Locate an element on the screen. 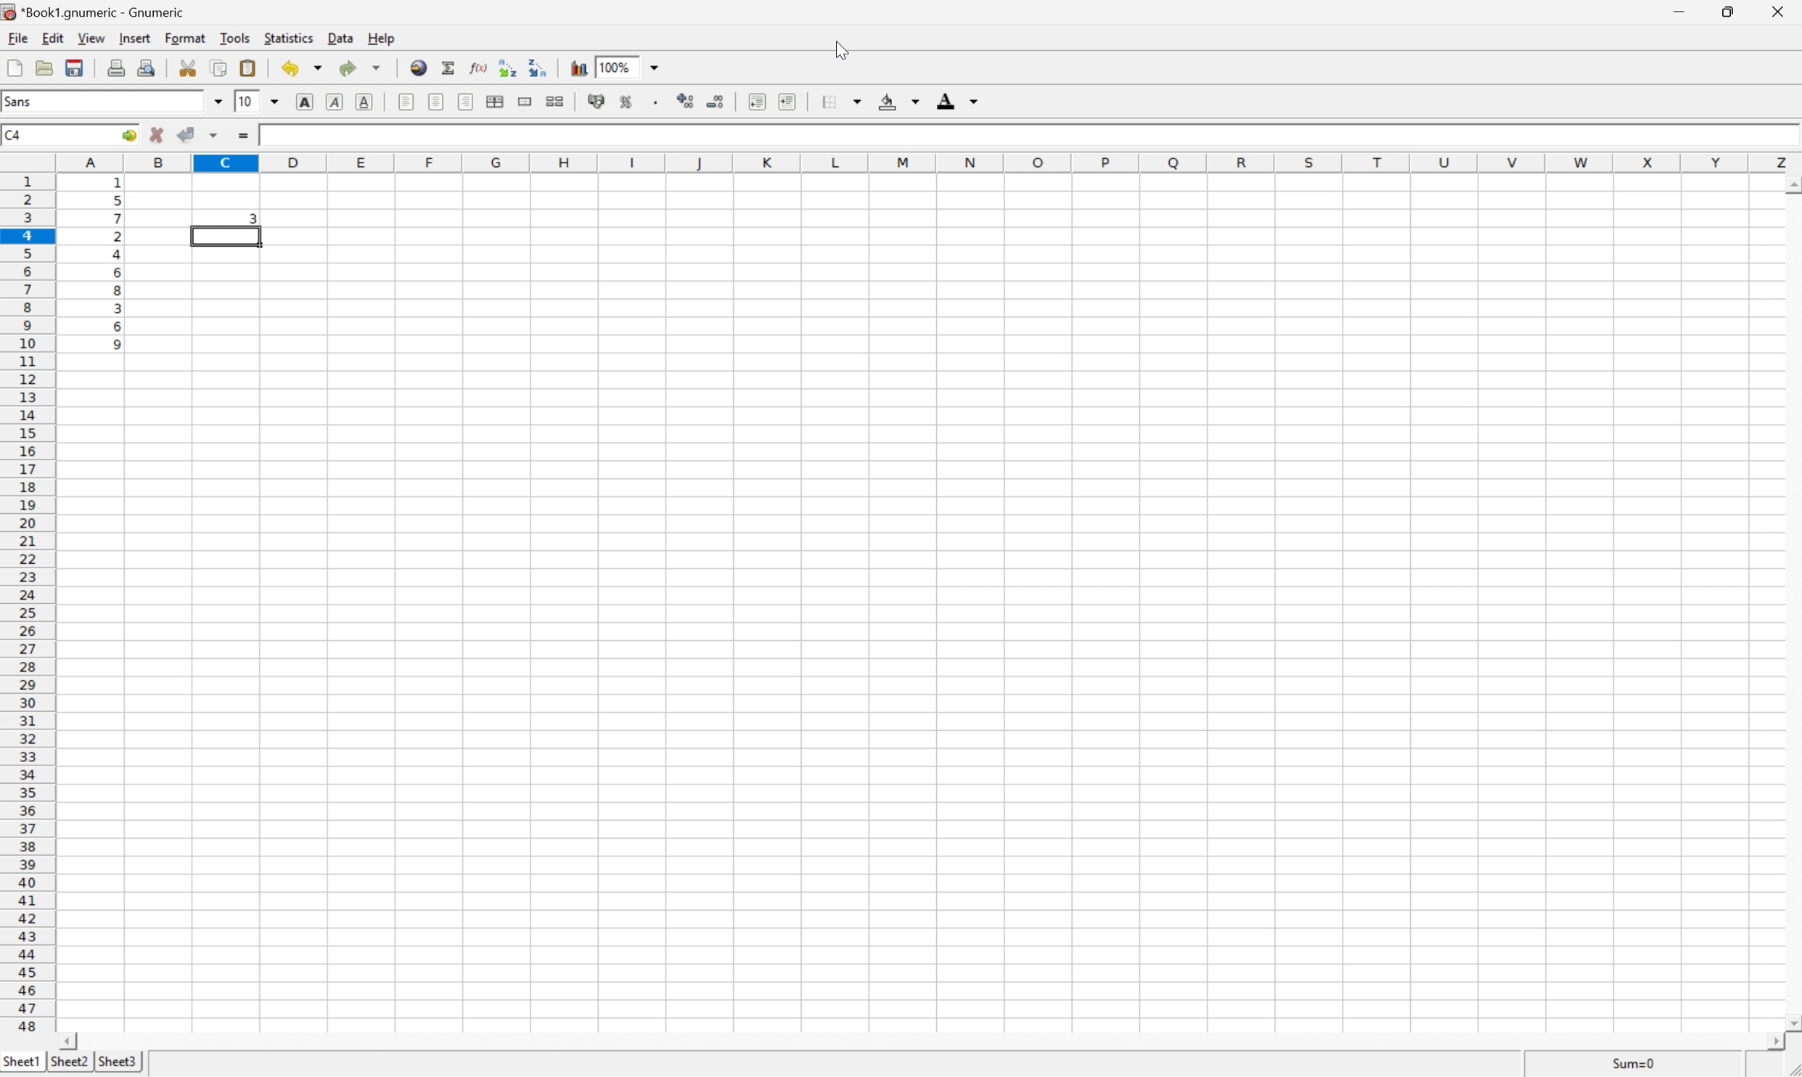  print preview is located at coordinates (145, 66).